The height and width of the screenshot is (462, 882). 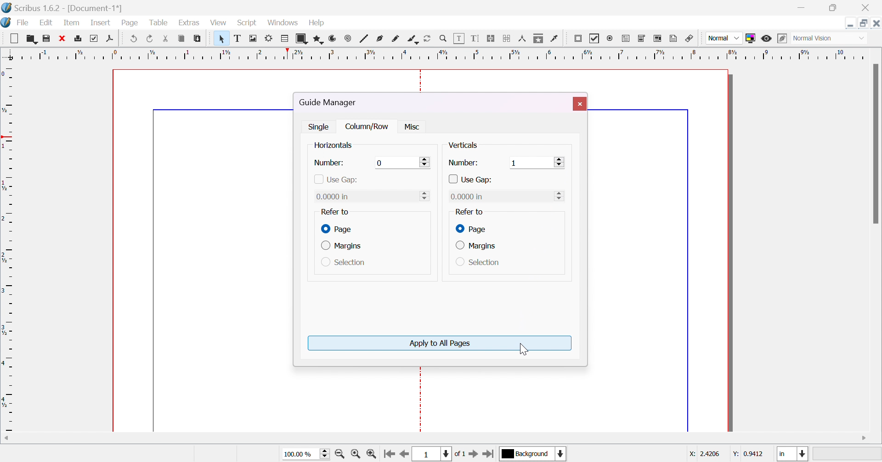 I want to click on help, so click(x=320, y=23).